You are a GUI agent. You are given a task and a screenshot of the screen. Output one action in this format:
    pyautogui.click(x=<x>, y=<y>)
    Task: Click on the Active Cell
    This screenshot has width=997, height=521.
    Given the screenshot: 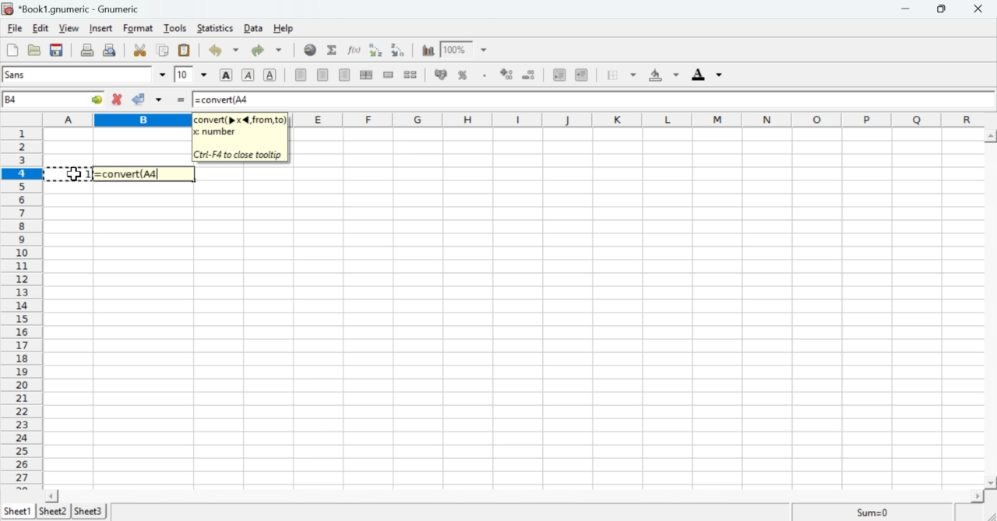 What is the action you would take?
    pyautogui.click(x=52, y=100)
    